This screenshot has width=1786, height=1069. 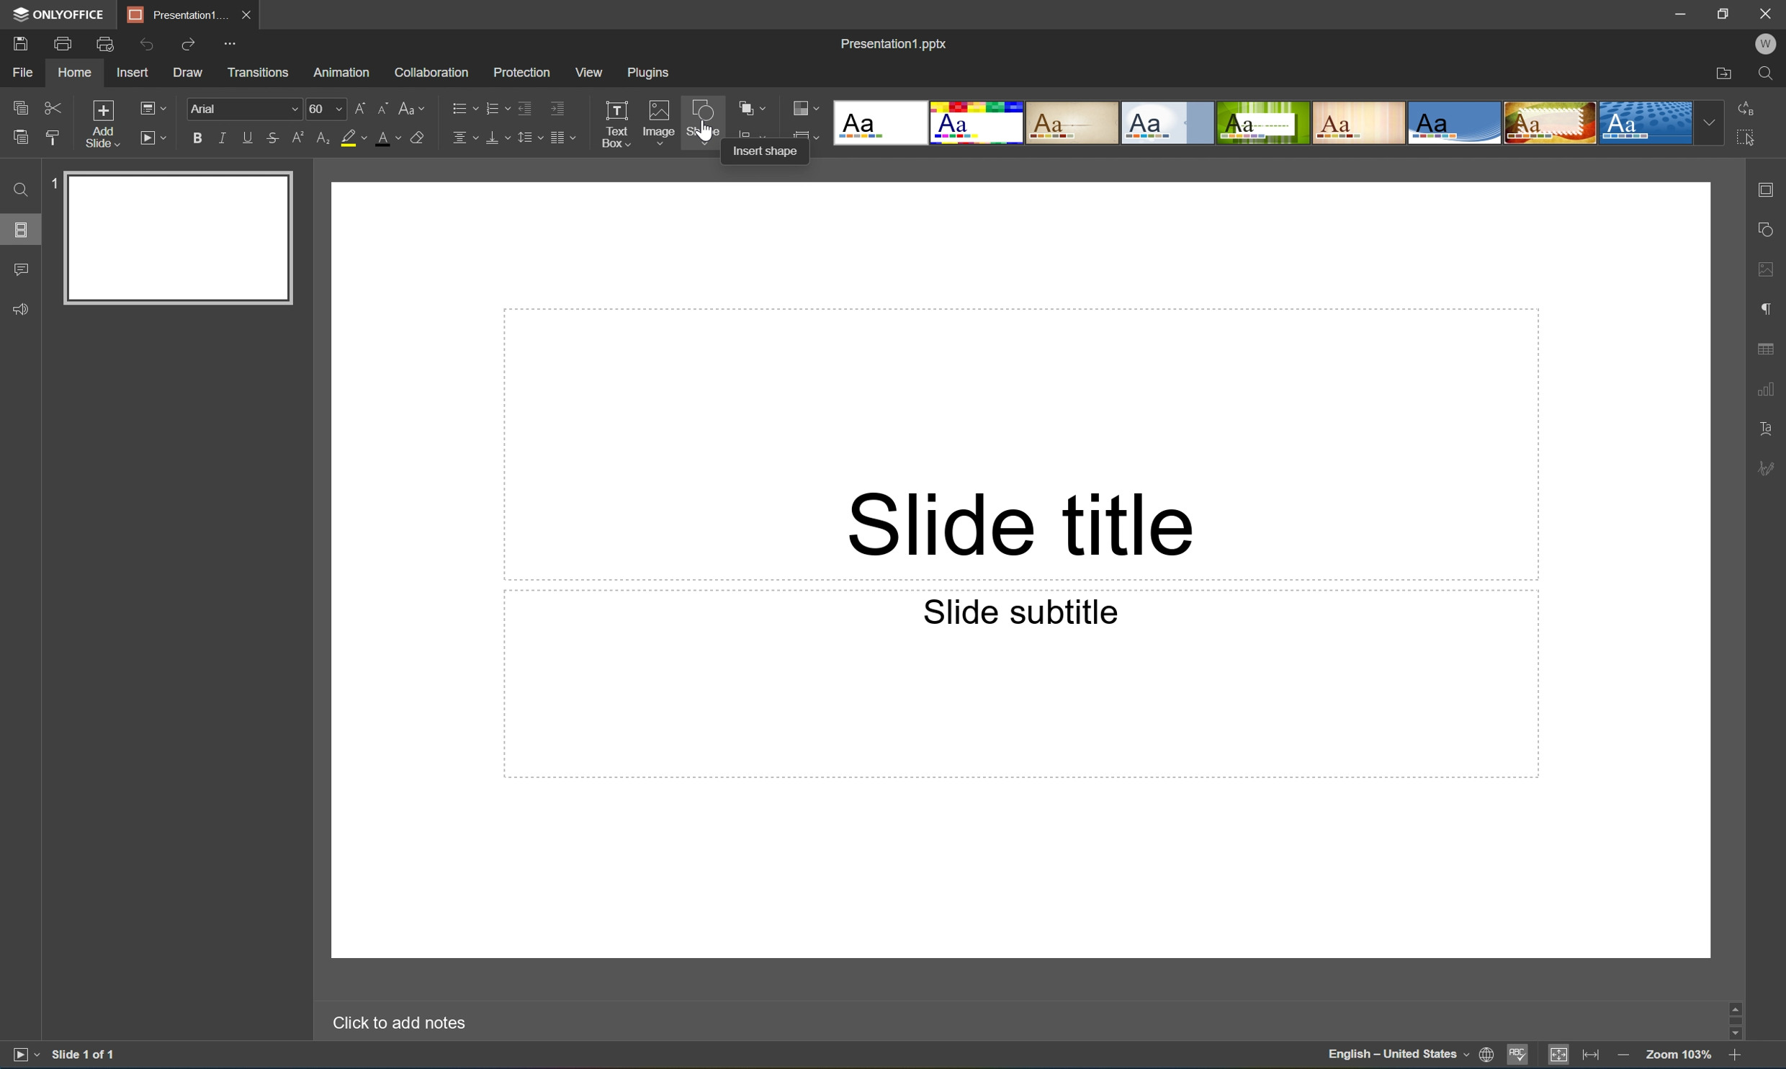 What do you see at coordinates (324, 109) in the screenshot?
I see `60` at bounding box center [324, 109].